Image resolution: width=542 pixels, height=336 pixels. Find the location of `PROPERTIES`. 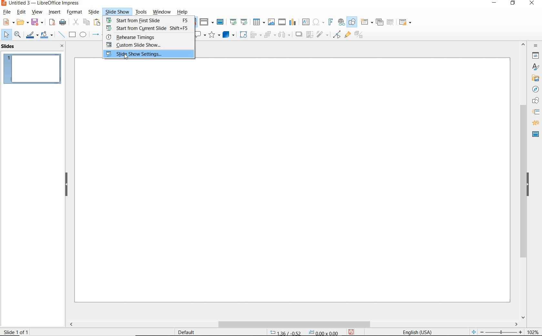

PROPERTIES is located at coordinates (536, 56).